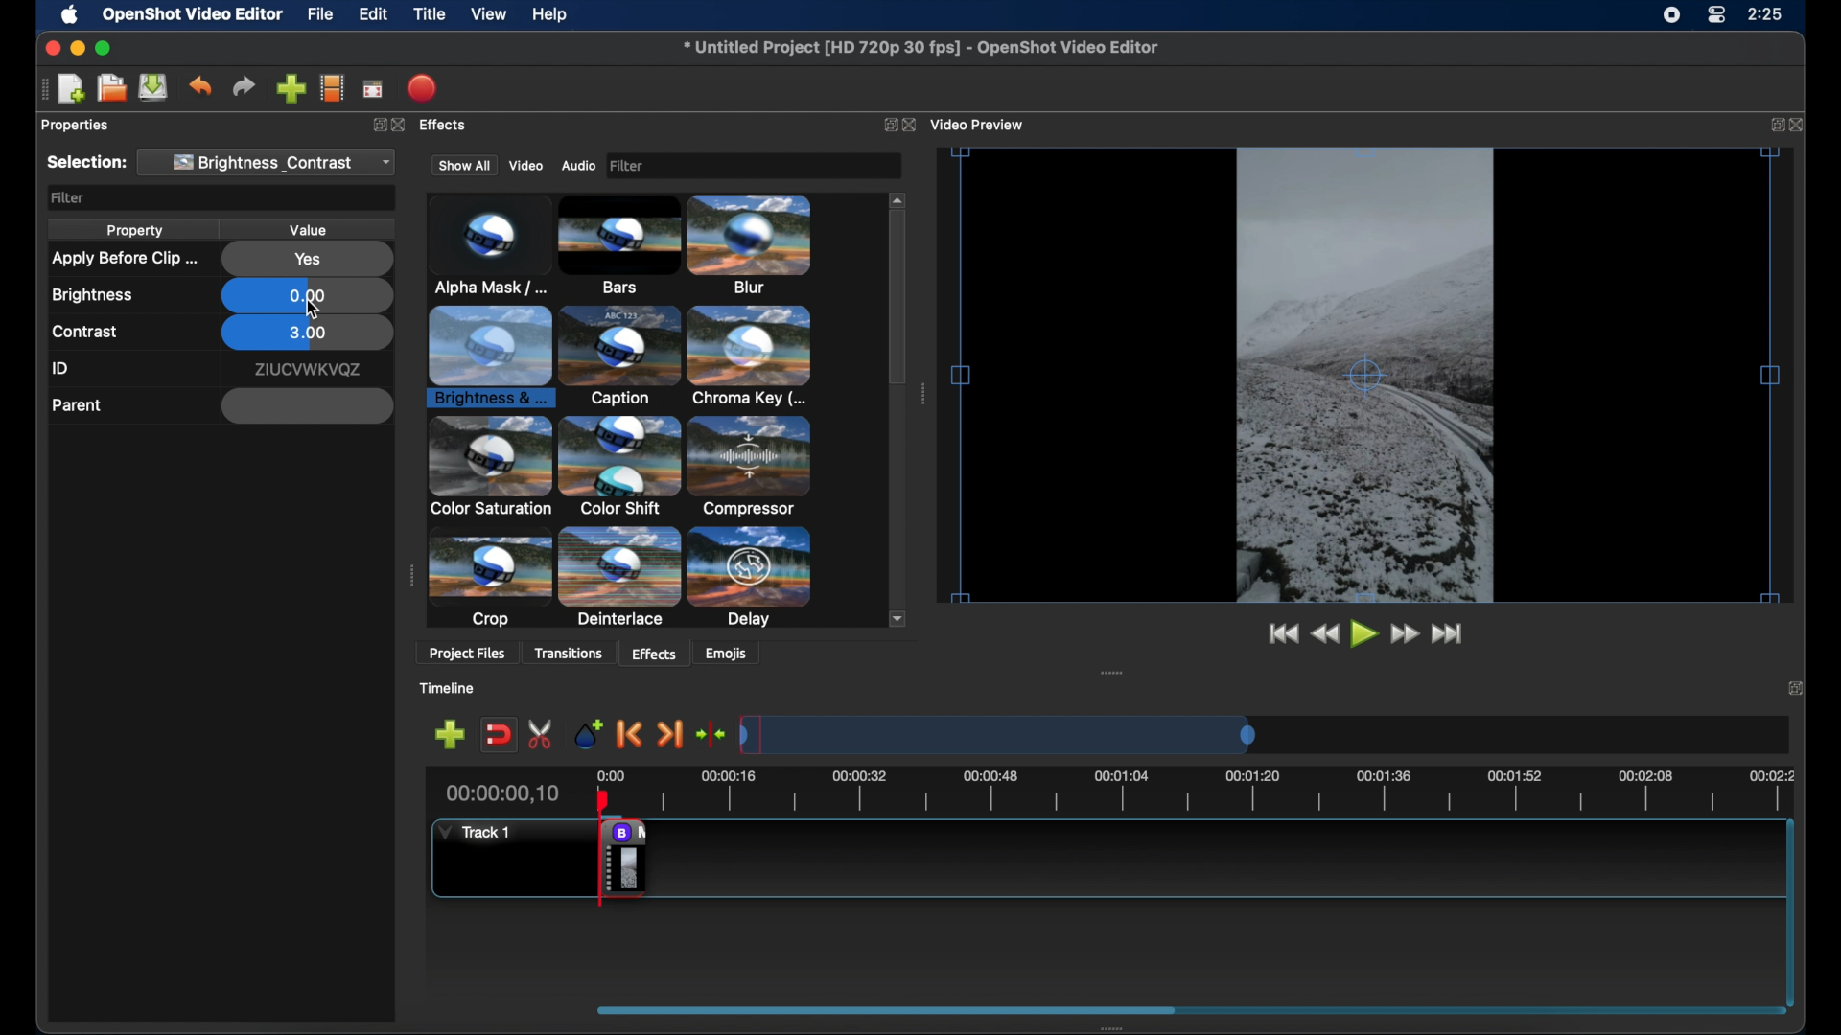 This screenshot has width=1841, height=1035. Describe the element at coordinates (306, 296) in the screenshot. I see `0.00` at that location.